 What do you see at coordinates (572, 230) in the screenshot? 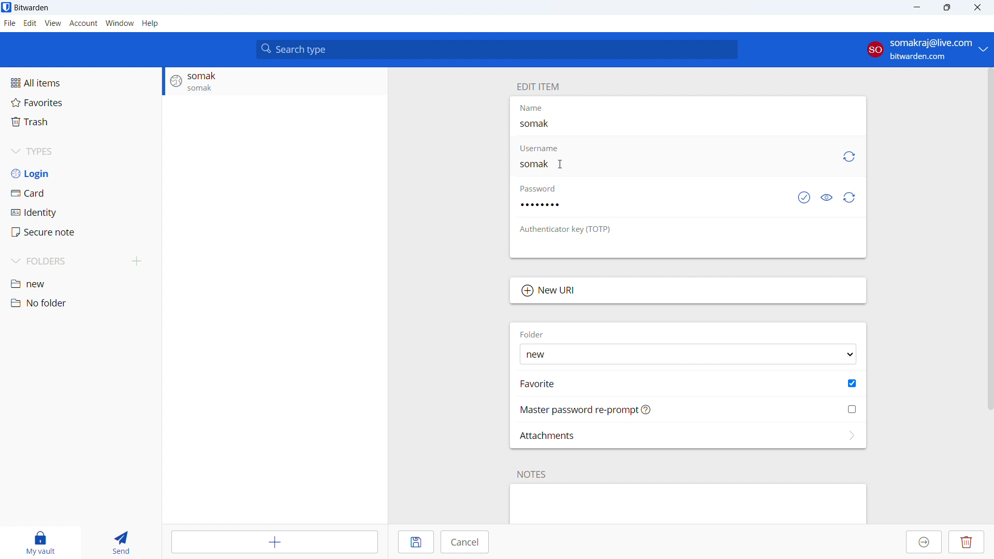
I see `OTP` at bounding box center [572, 230].